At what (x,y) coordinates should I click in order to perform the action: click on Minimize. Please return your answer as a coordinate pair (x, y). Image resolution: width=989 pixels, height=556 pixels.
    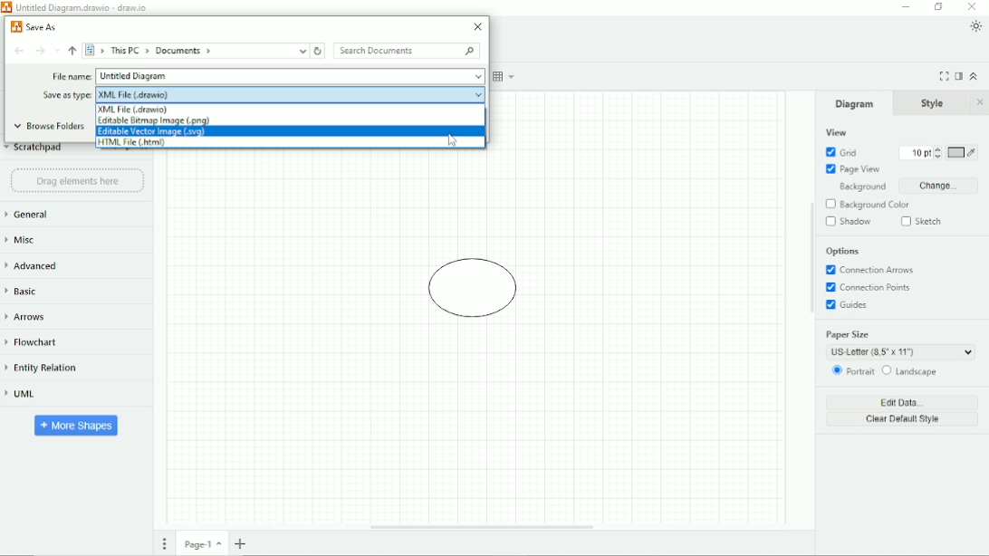
    Looking at the image, I should click on (907, 6).